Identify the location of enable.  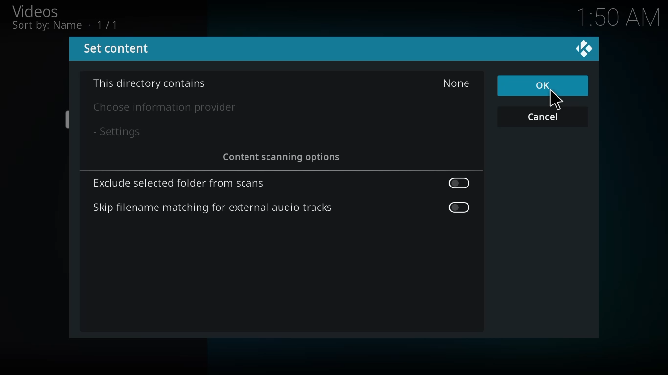
(461, 207).